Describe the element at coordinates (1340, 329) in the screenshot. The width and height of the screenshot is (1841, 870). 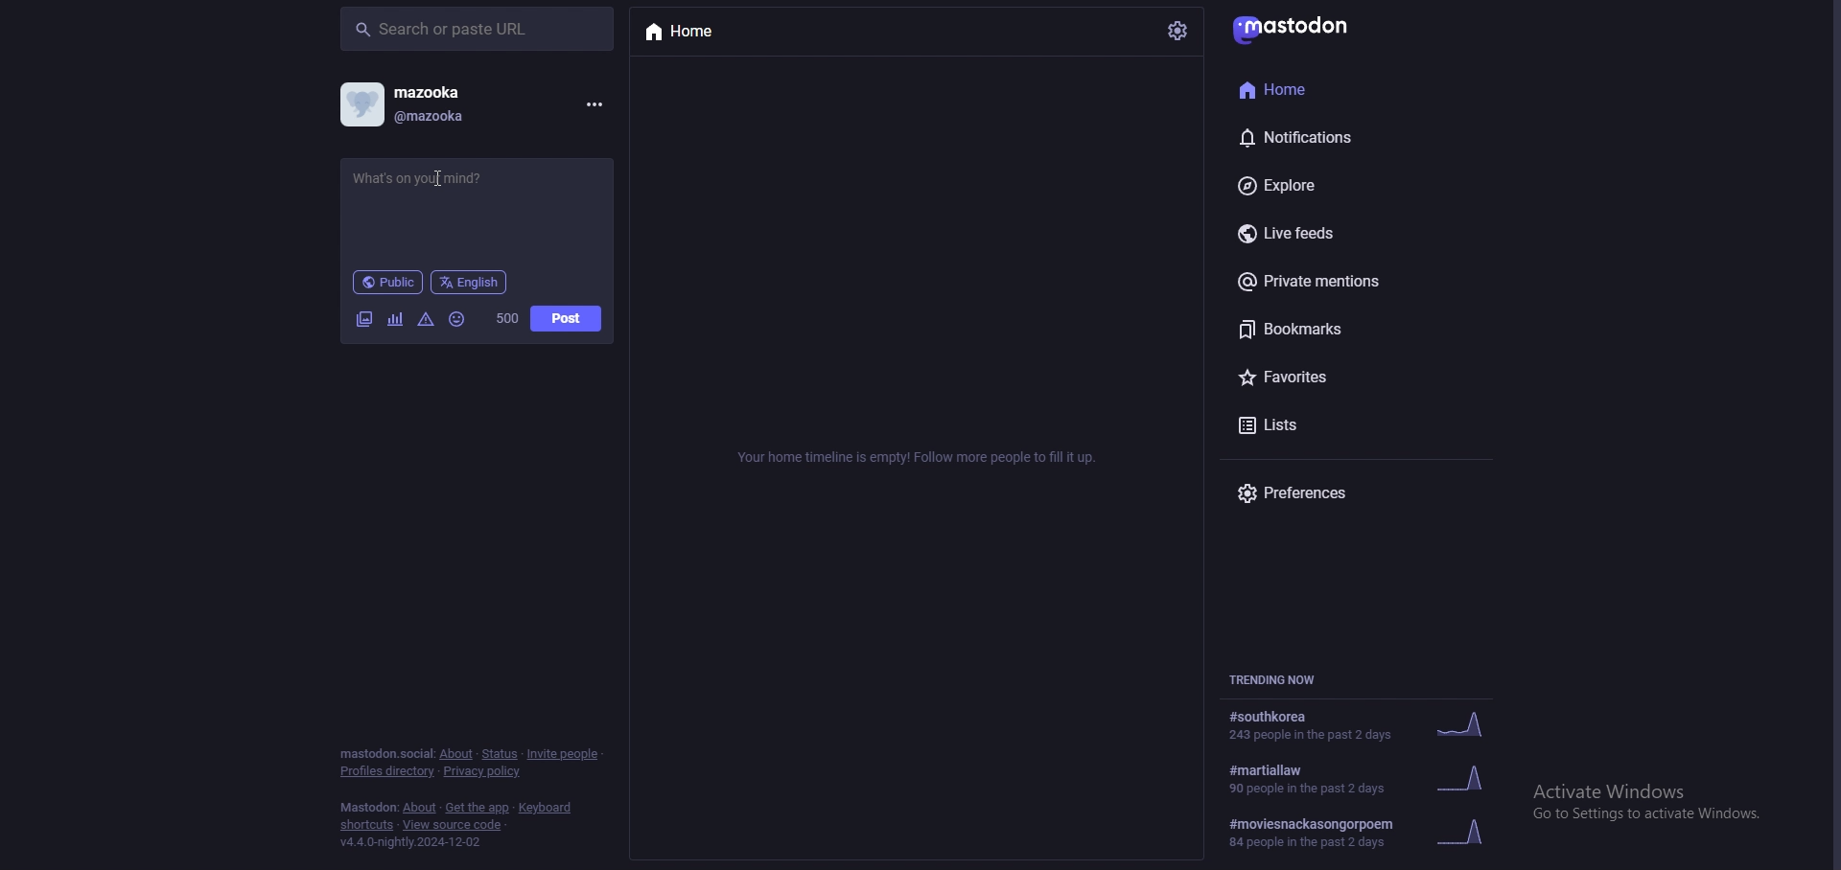
I see `bookmarks` at that location.